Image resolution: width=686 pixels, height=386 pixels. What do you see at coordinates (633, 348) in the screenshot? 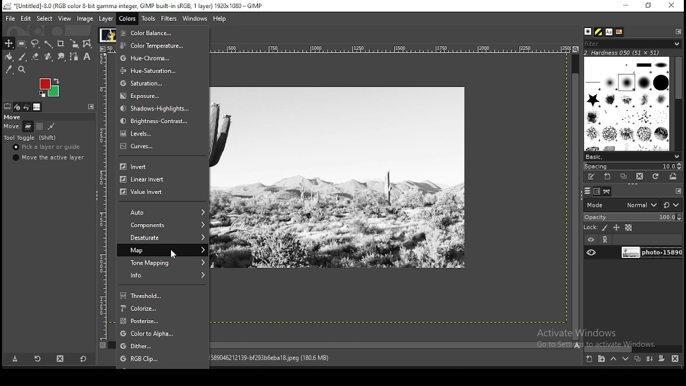
I see `scroll bar` at bounding box center [633, 348].